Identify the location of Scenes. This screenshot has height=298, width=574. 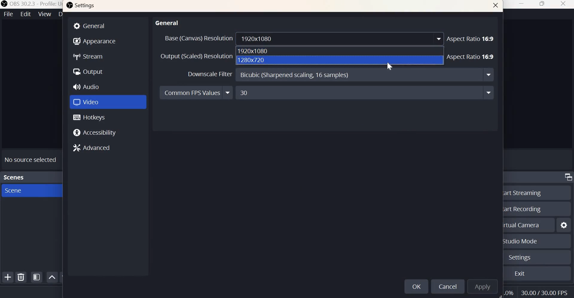
(14, 176).